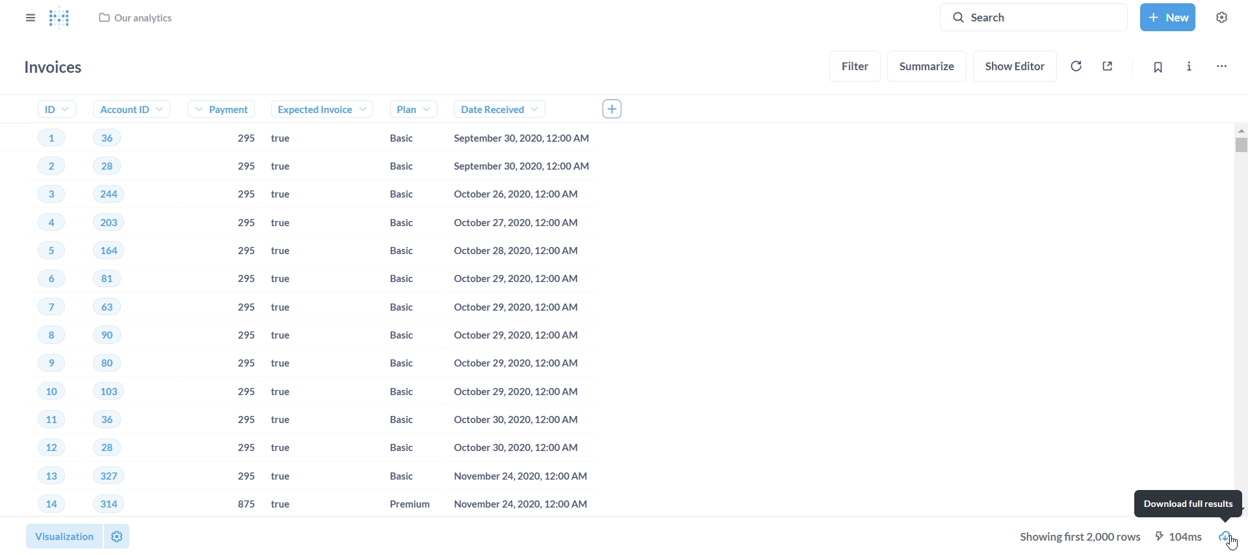 The width and height of the screenshot is (1248, 555). I want to click on show editor, so click(1018, 64).